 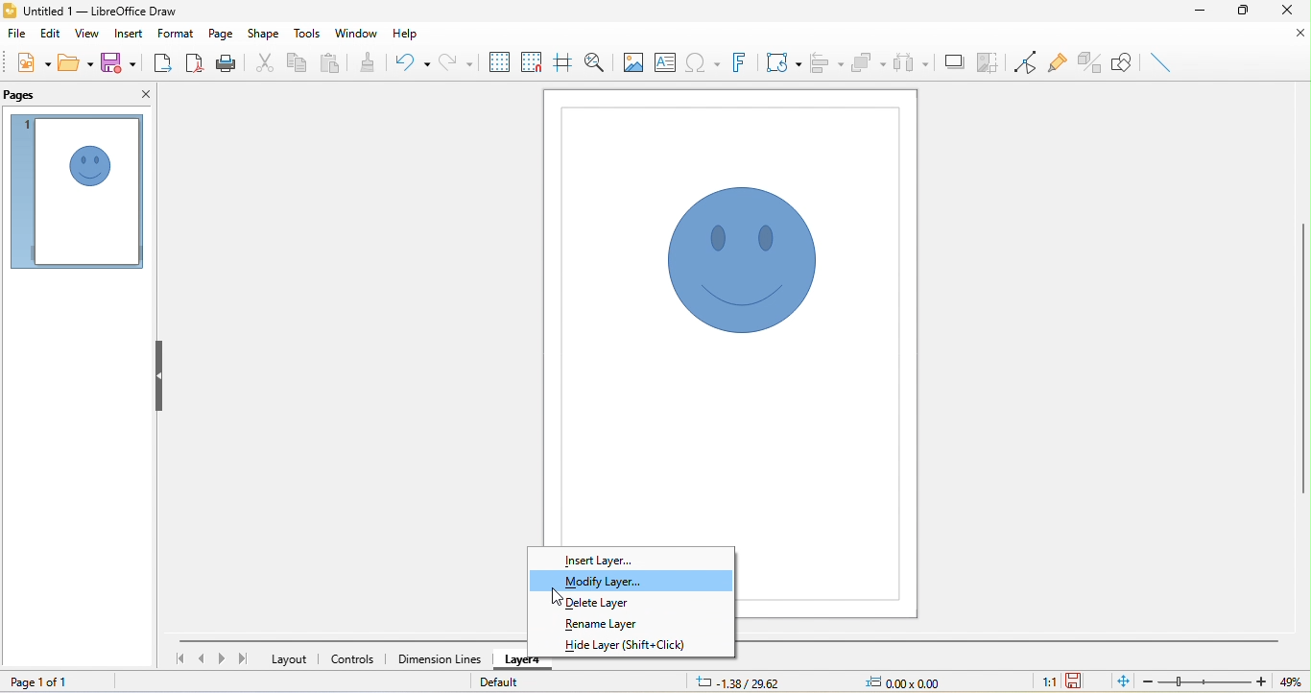 I want to click on 49%, so click(x=1290, y=681).